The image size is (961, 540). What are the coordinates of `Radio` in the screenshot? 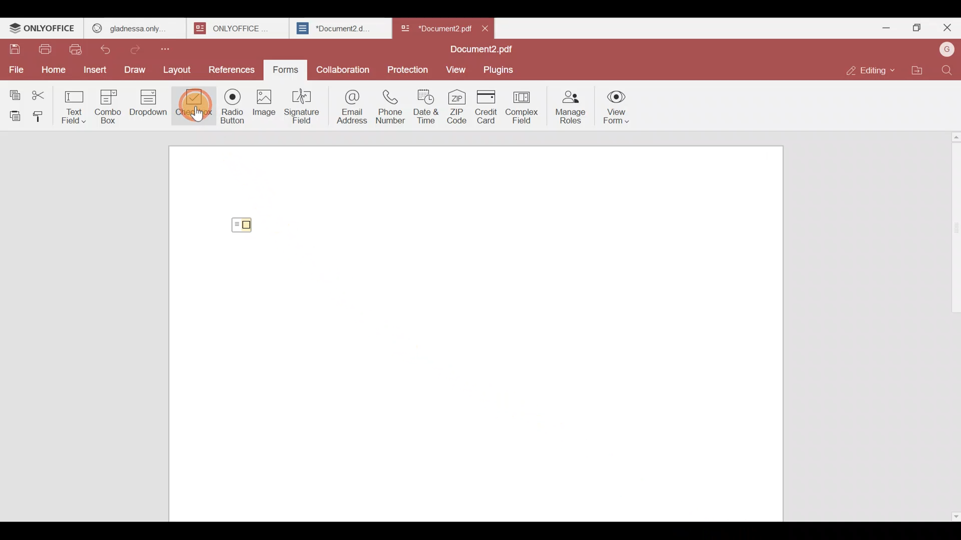 It's located at (229, 108).